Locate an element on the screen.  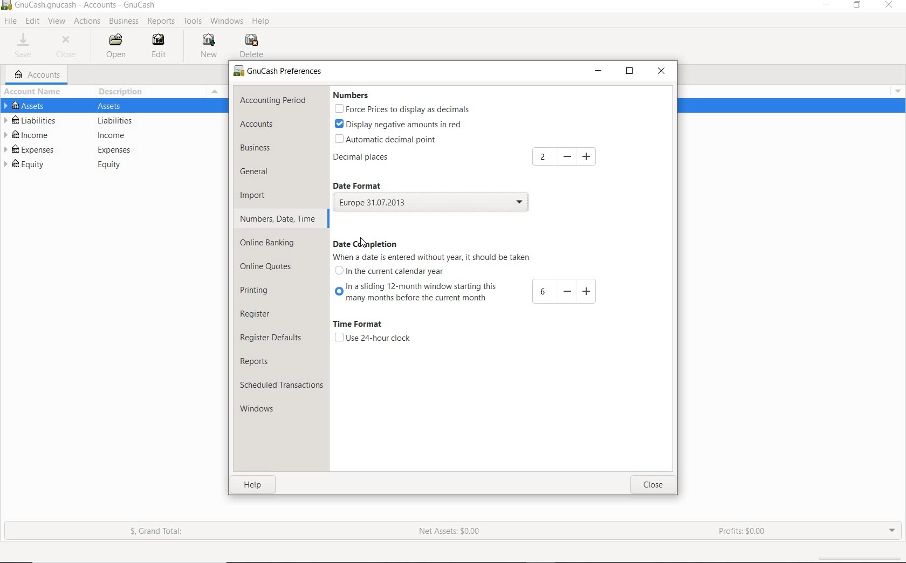
BUSIINESS is located at coordinates (123, 22).